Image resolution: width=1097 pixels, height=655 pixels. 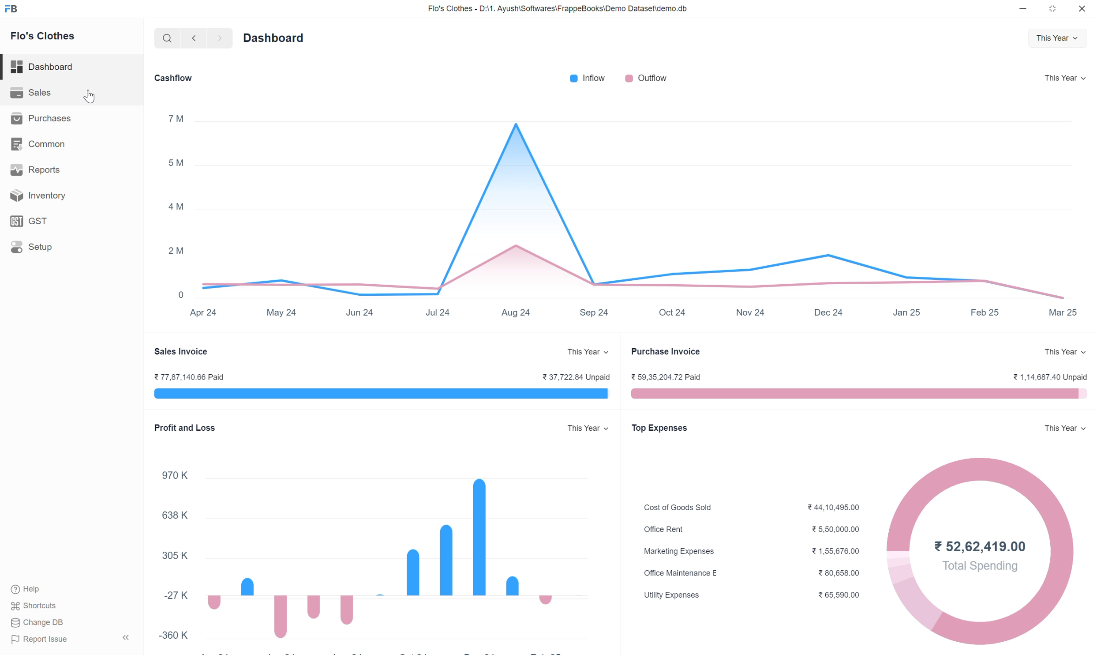 What do you see at coordinates (645, 200) in the screenshot?
I see `Area line graph` at bounding box center [645, 200].